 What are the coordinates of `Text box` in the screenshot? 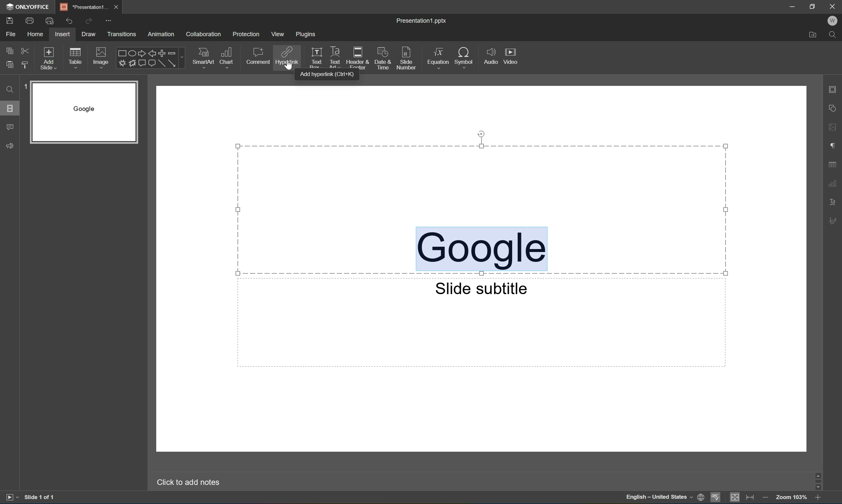 It's located at (315, 56).